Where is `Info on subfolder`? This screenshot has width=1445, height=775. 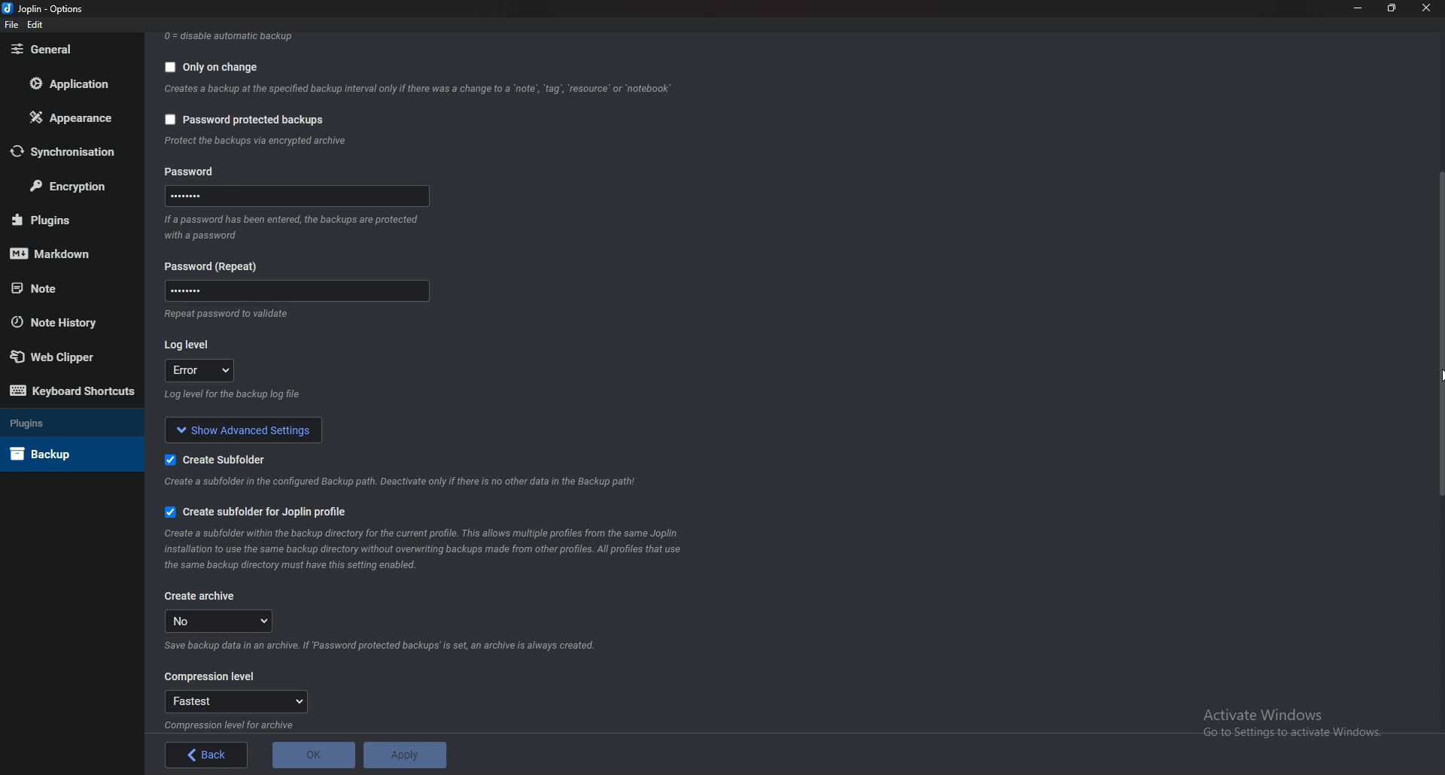
Info on subfolder is located at coordinates (400, 482).